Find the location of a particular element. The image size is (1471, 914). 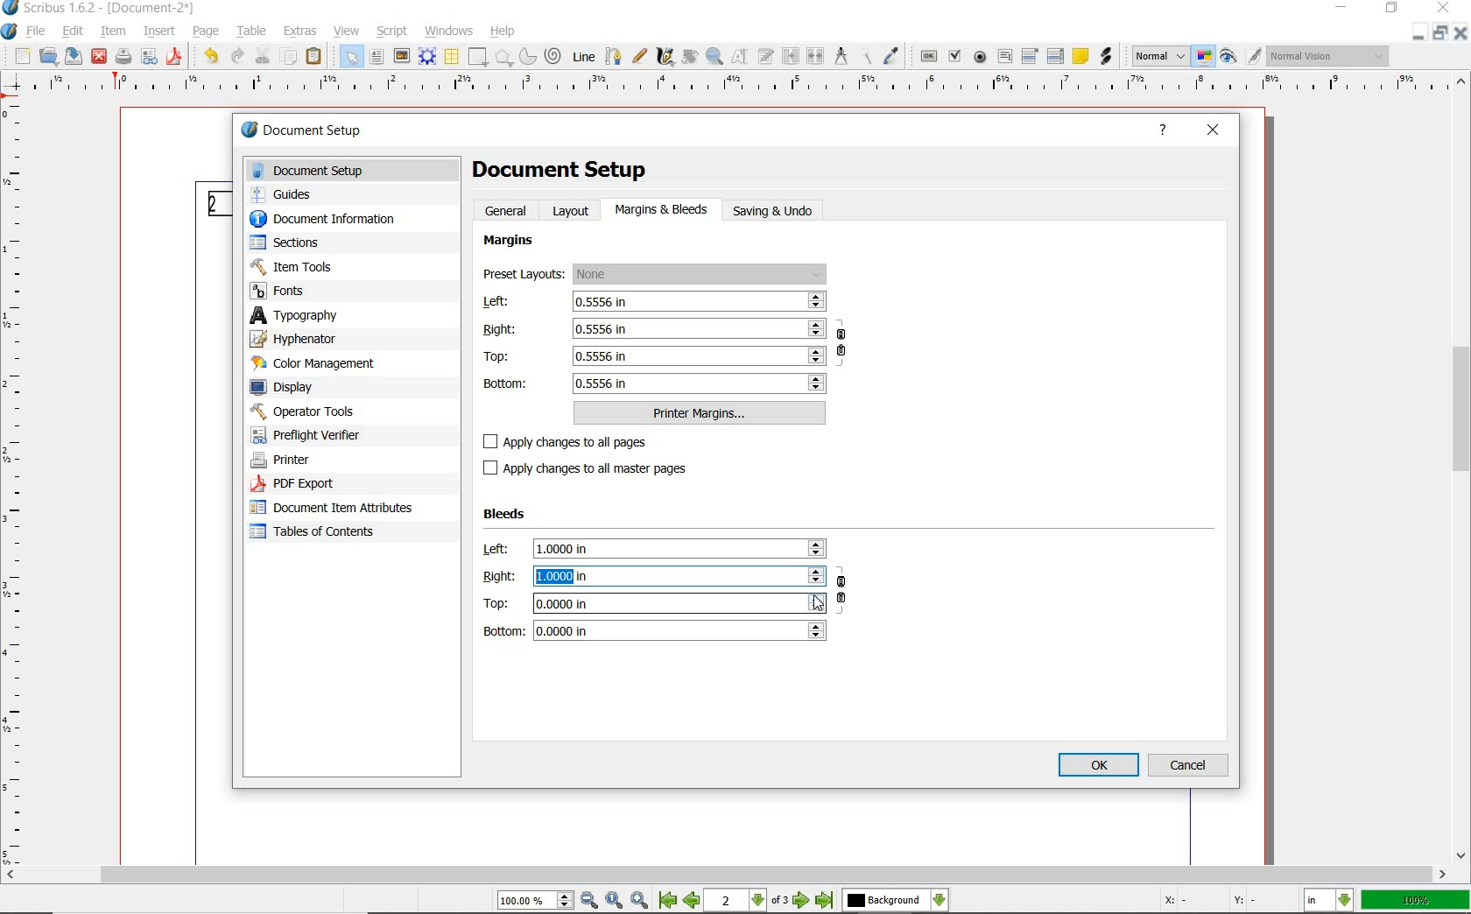

ensure all the margins have the same value is located at coordinates (842, 346).